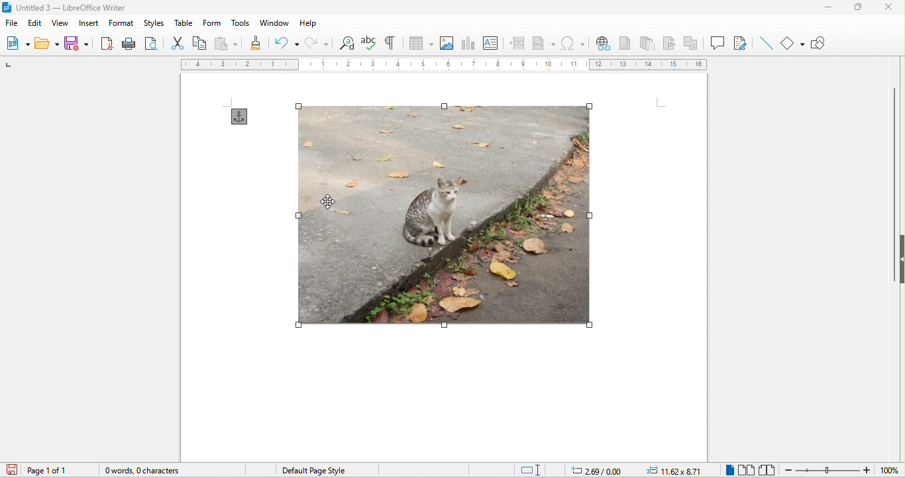  Describe the element at coordinates (200, 44) in the screenshot. I see `copy` at that location.